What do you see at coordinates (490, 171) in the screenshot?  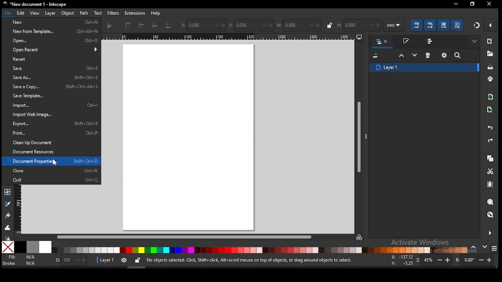 I see `cut` at bounding box center [490, 171].